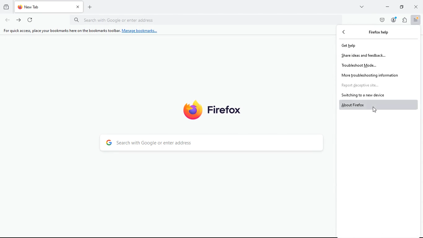 Image resolution: width=423 pixels, height=238 pixels. What do you see at coordinates (382, 20) in the screenshot?
I see `pocket` at bounding box center [382, 20].